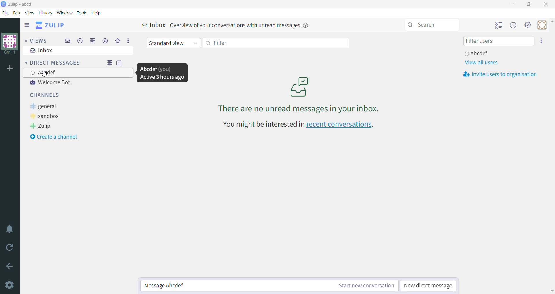  What do you see at coordinates (80, 41) in the screenshot?
I see `Recent Conversations` at bounding box center [80, 41].